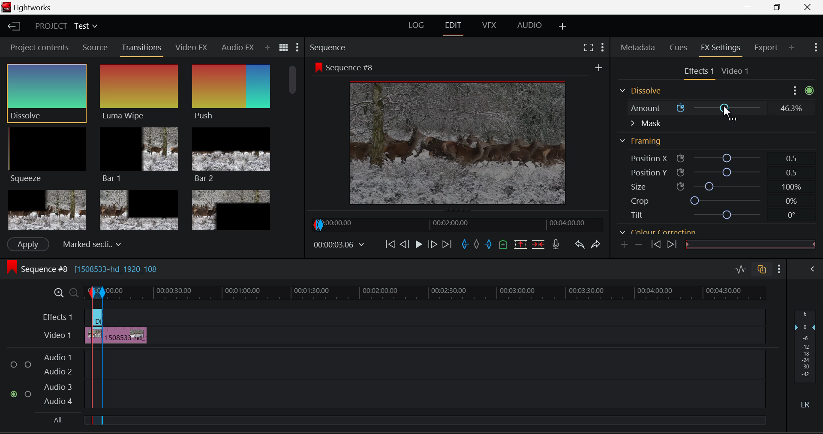 Image resolution: width=823 pixels, height=434 pixels. Describe the element at coordinates (70, 291) in the screenshot. I see `Timeline Zoom Out` at that location.